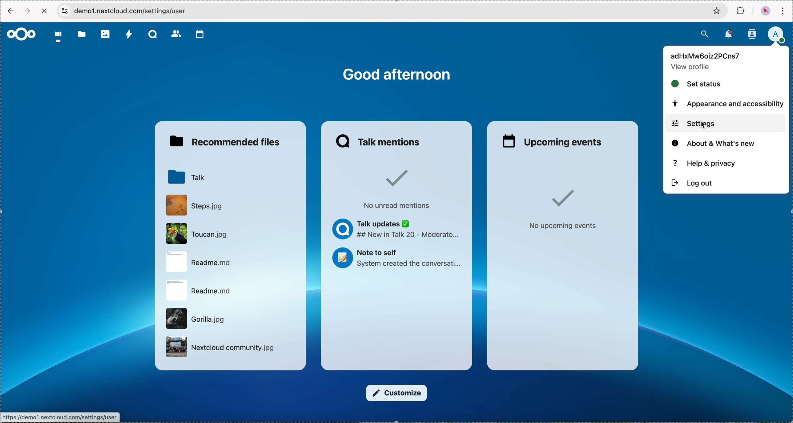 This screenshot has width=793, height=423. I want to click on help and privacy, so click(706, 163).